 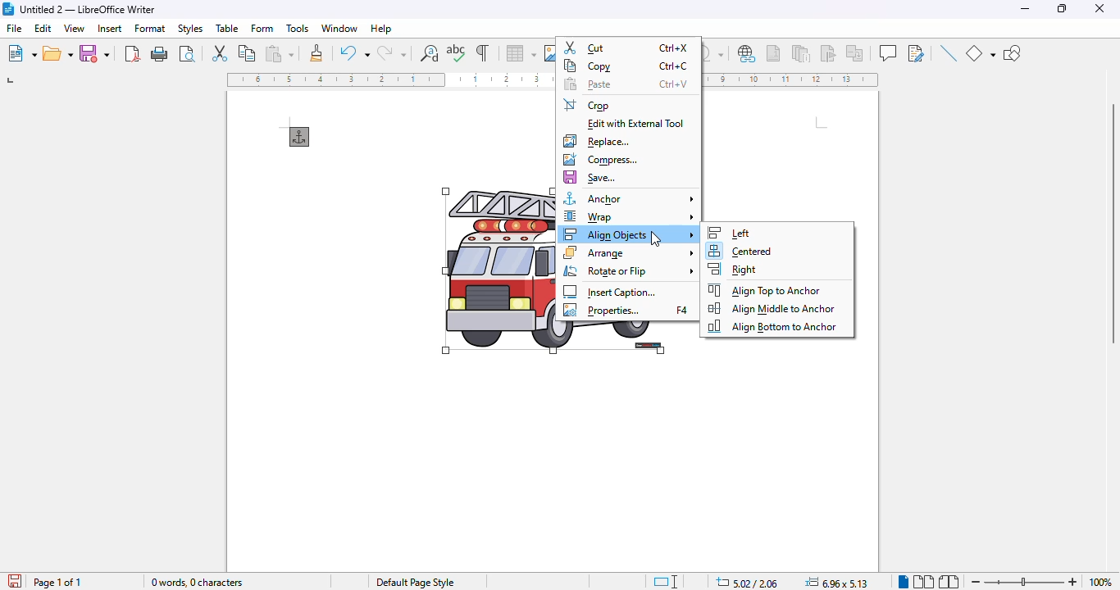 I want to click on table, so click(x=227, y=28).